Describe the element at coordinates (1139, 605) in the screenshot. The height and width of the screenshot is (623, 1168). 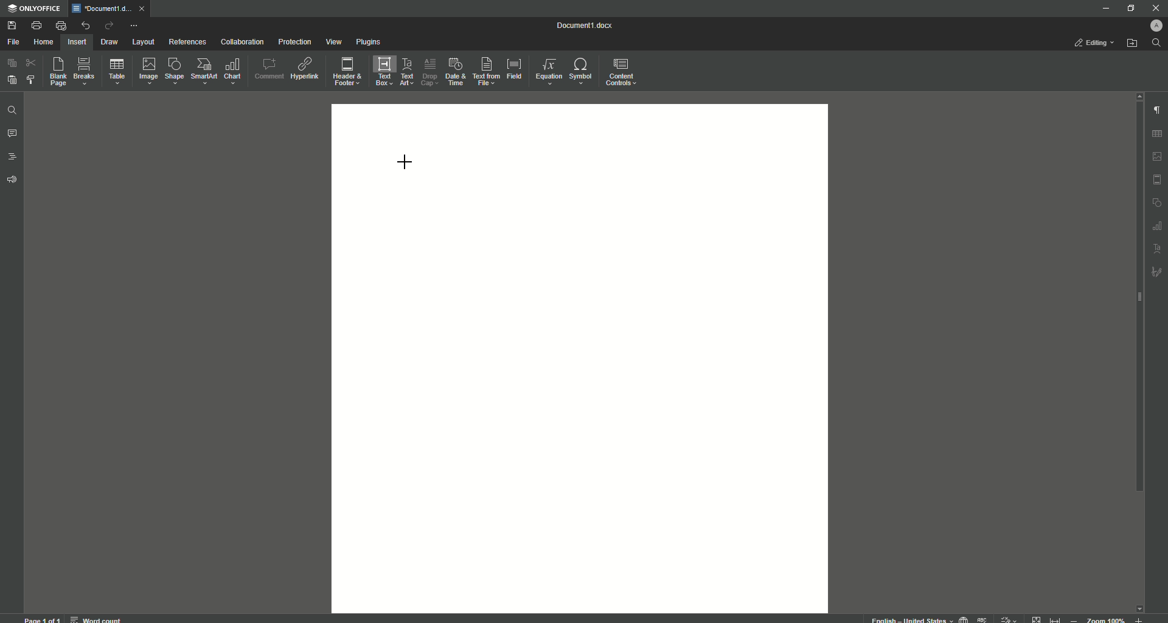
I see `scroll down` at that location.